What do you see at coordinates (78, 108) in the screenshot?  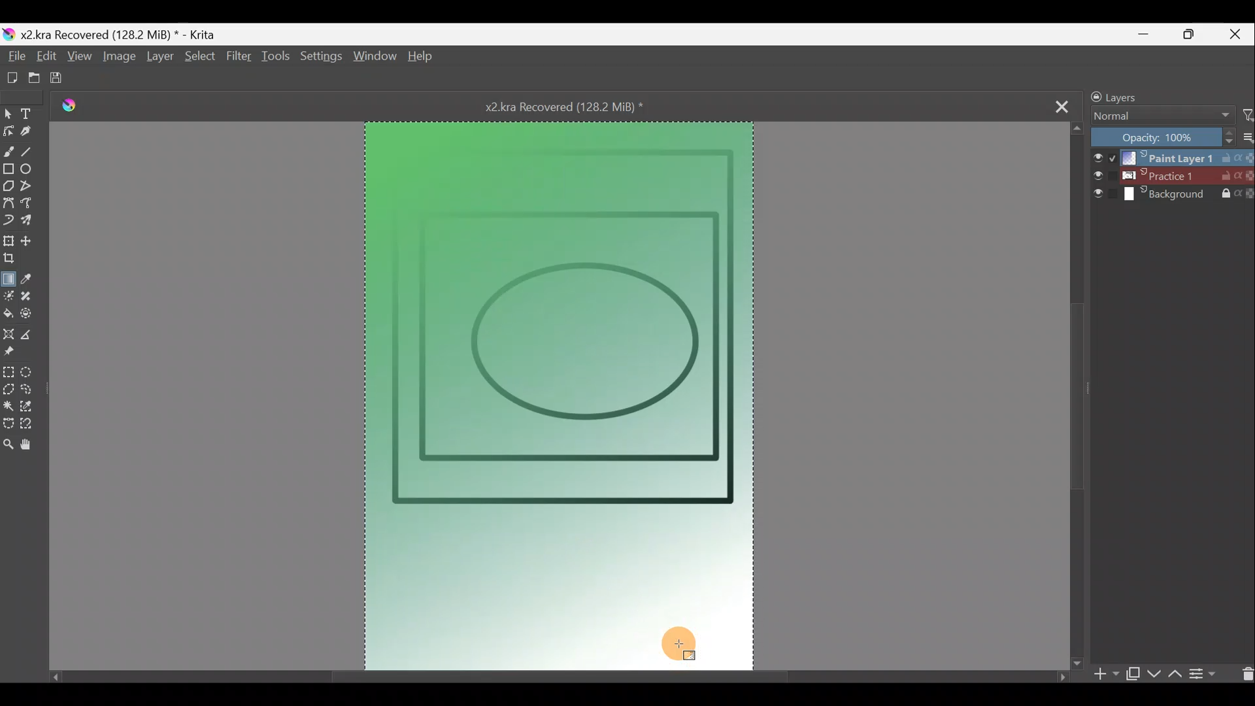 I see `Krita logo` at bounding box center [78, 108].